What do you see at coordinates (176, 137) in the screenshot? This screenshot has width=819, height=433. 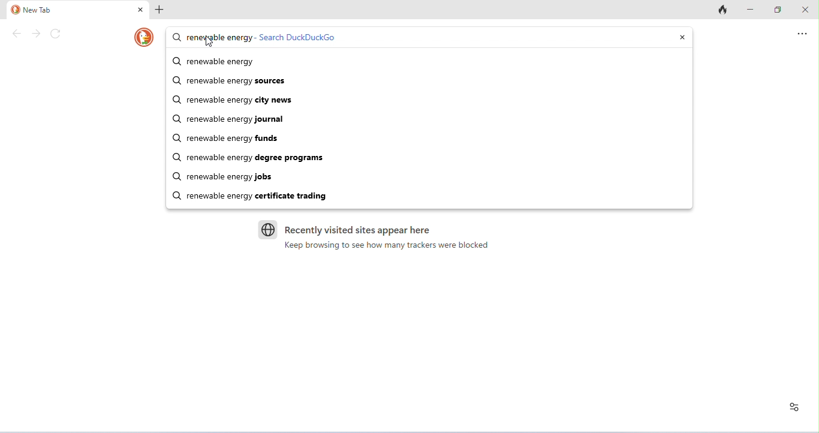 I see `search icon` at bounding box center [176, 137].